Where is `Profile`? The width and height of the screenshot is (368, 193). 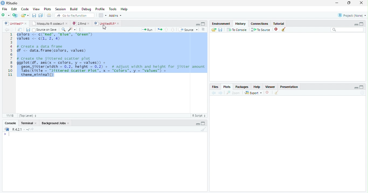 Profile is located at coordinates (100, 9).